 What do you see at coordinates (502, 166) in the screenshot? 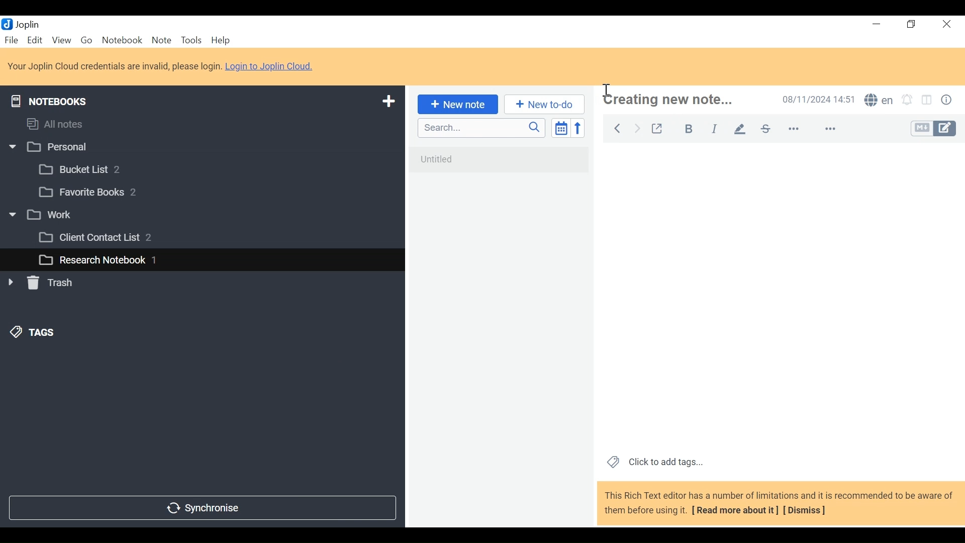
I see `No notes in here. Create one by clicking
on "New note".` at bounding box center [502, 166].